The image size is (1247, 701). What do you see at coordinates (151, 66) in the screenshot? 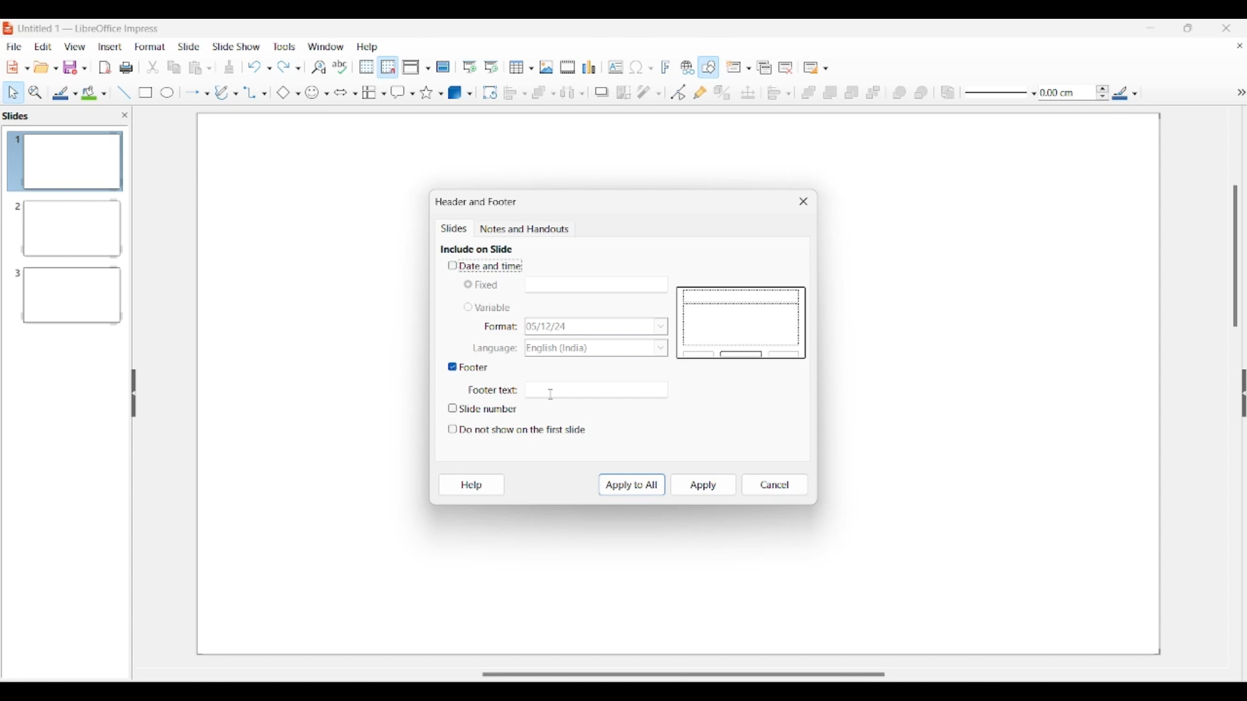
I see `trim` at bounding box center [151, 66].